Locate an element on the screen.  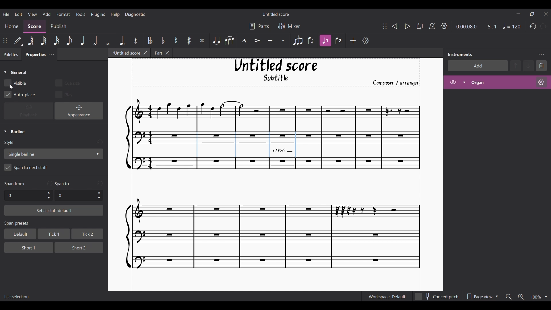
Description of current selection is located at coordinates (17, 297).